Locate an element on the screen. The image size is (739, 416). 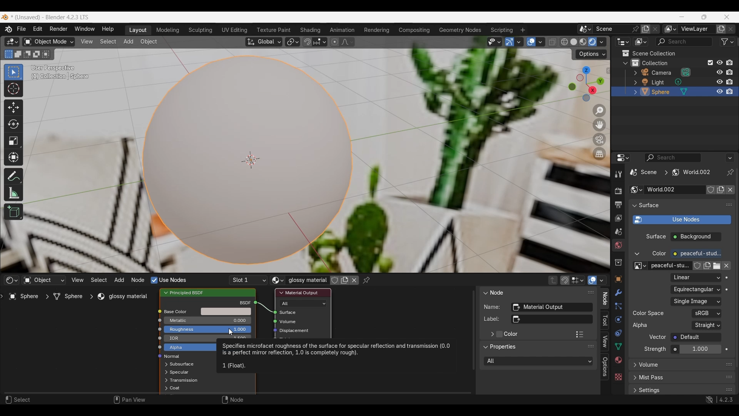
Add color to material output panel is located at coordinates (499, 334).